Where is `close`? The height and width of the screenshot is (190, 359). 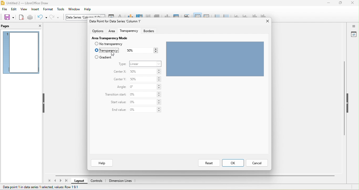
close is located at coordinates (353, 3).